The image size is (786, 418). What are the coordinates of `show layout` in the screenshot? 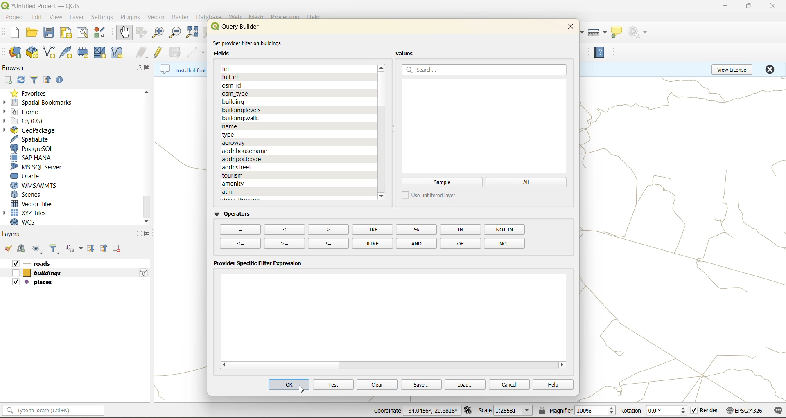 It's located at (83, 34).